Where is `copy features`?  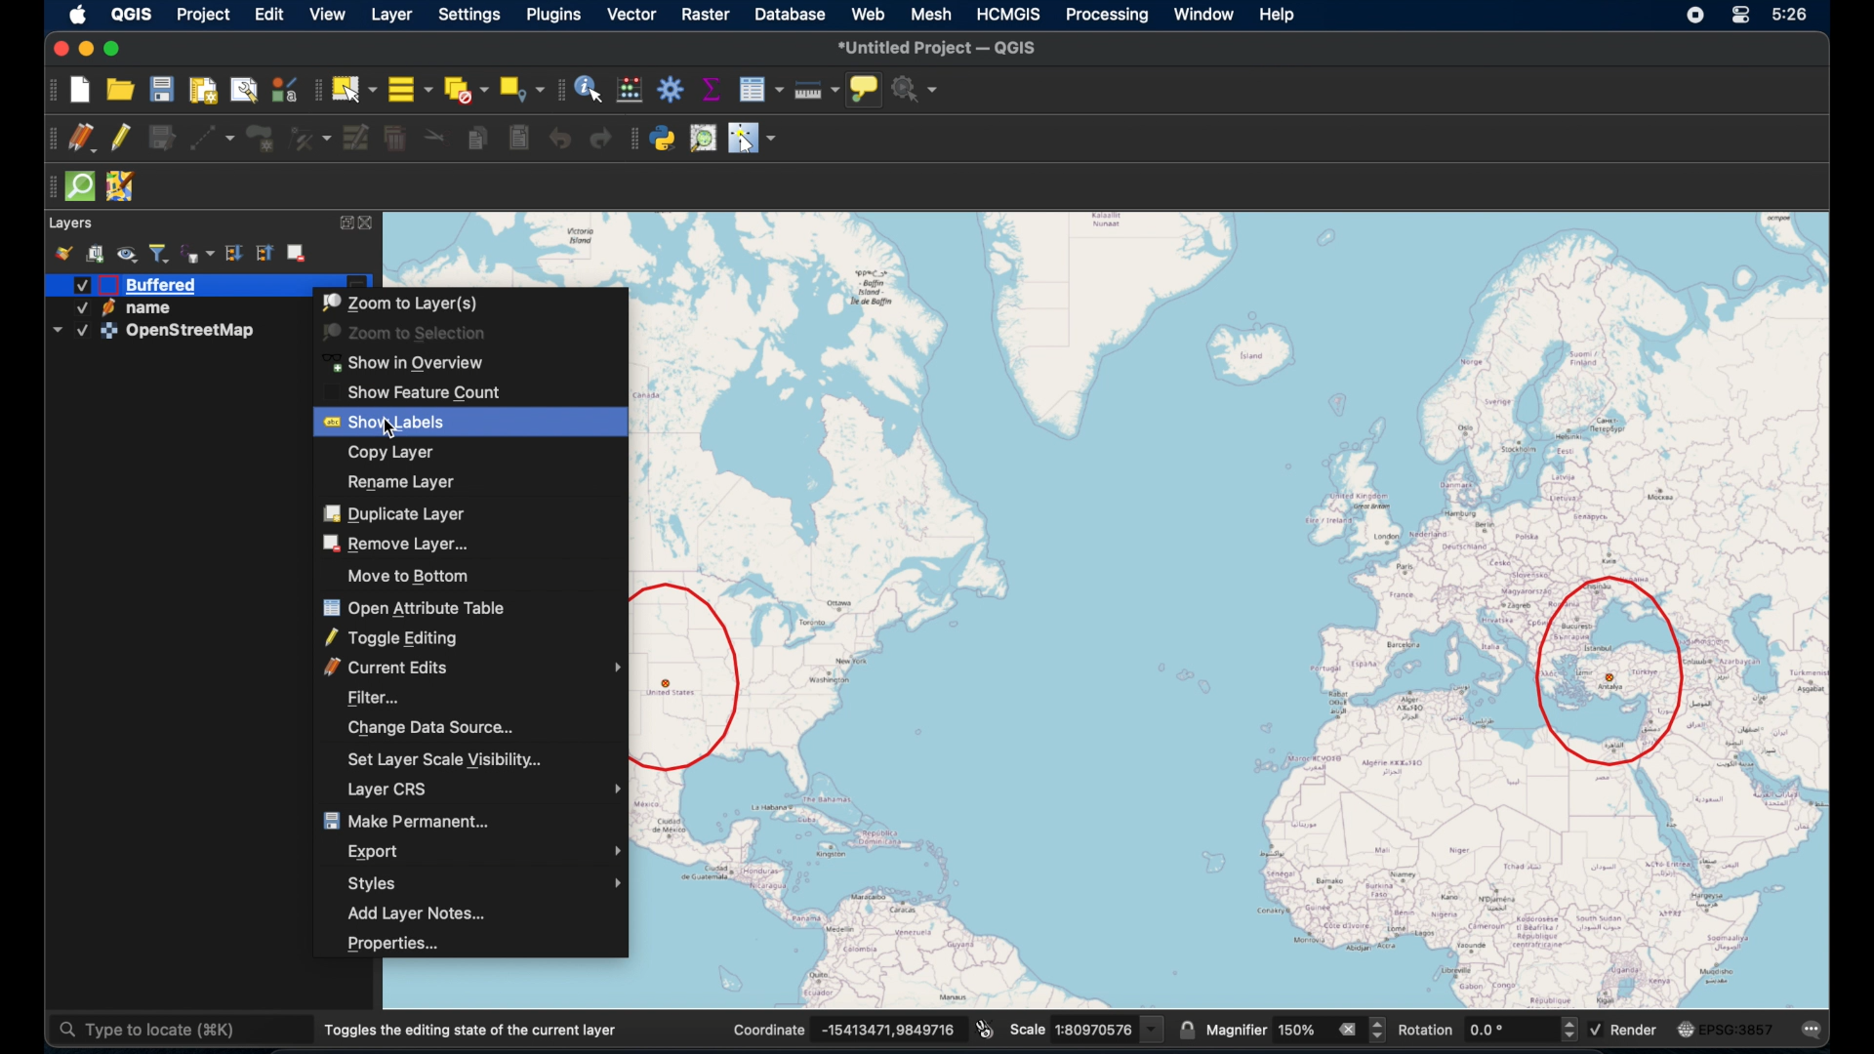
copy features is located at coordinates (477, 141).